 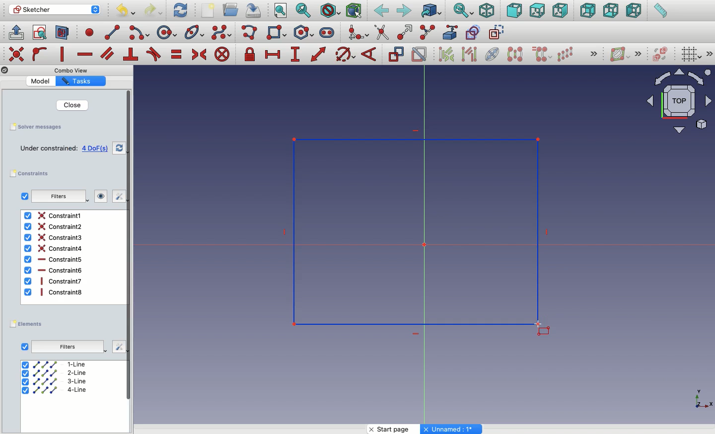 What do you see at coordinates (113, 32) in the screenshot?
I see `line` at bounding box center [113, 32].